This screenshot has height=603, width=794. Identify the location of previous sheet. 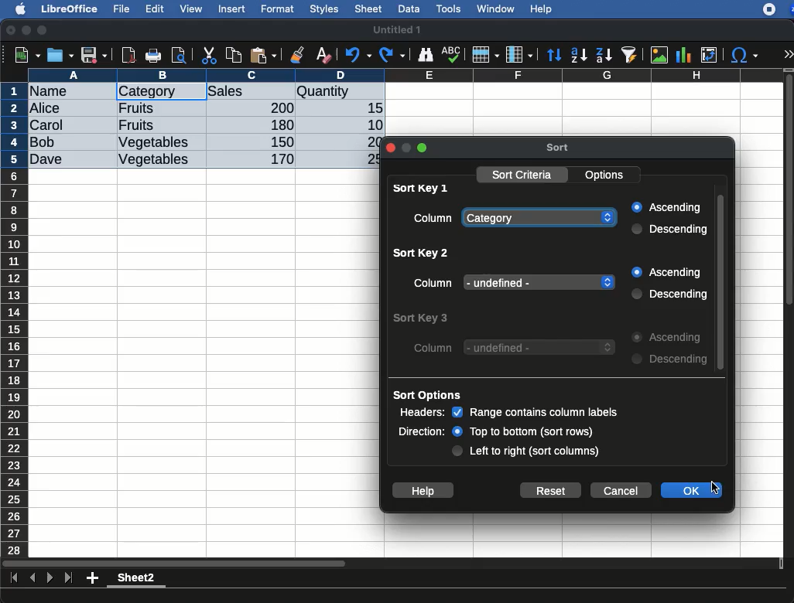
(34, 578).